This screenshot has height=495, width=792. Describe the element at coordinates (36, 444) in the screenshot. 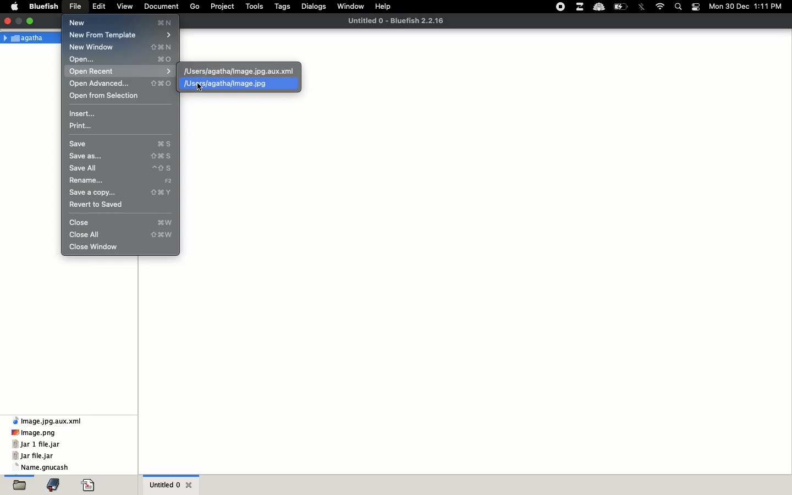

I see `jar 1 file.jar` at that location.